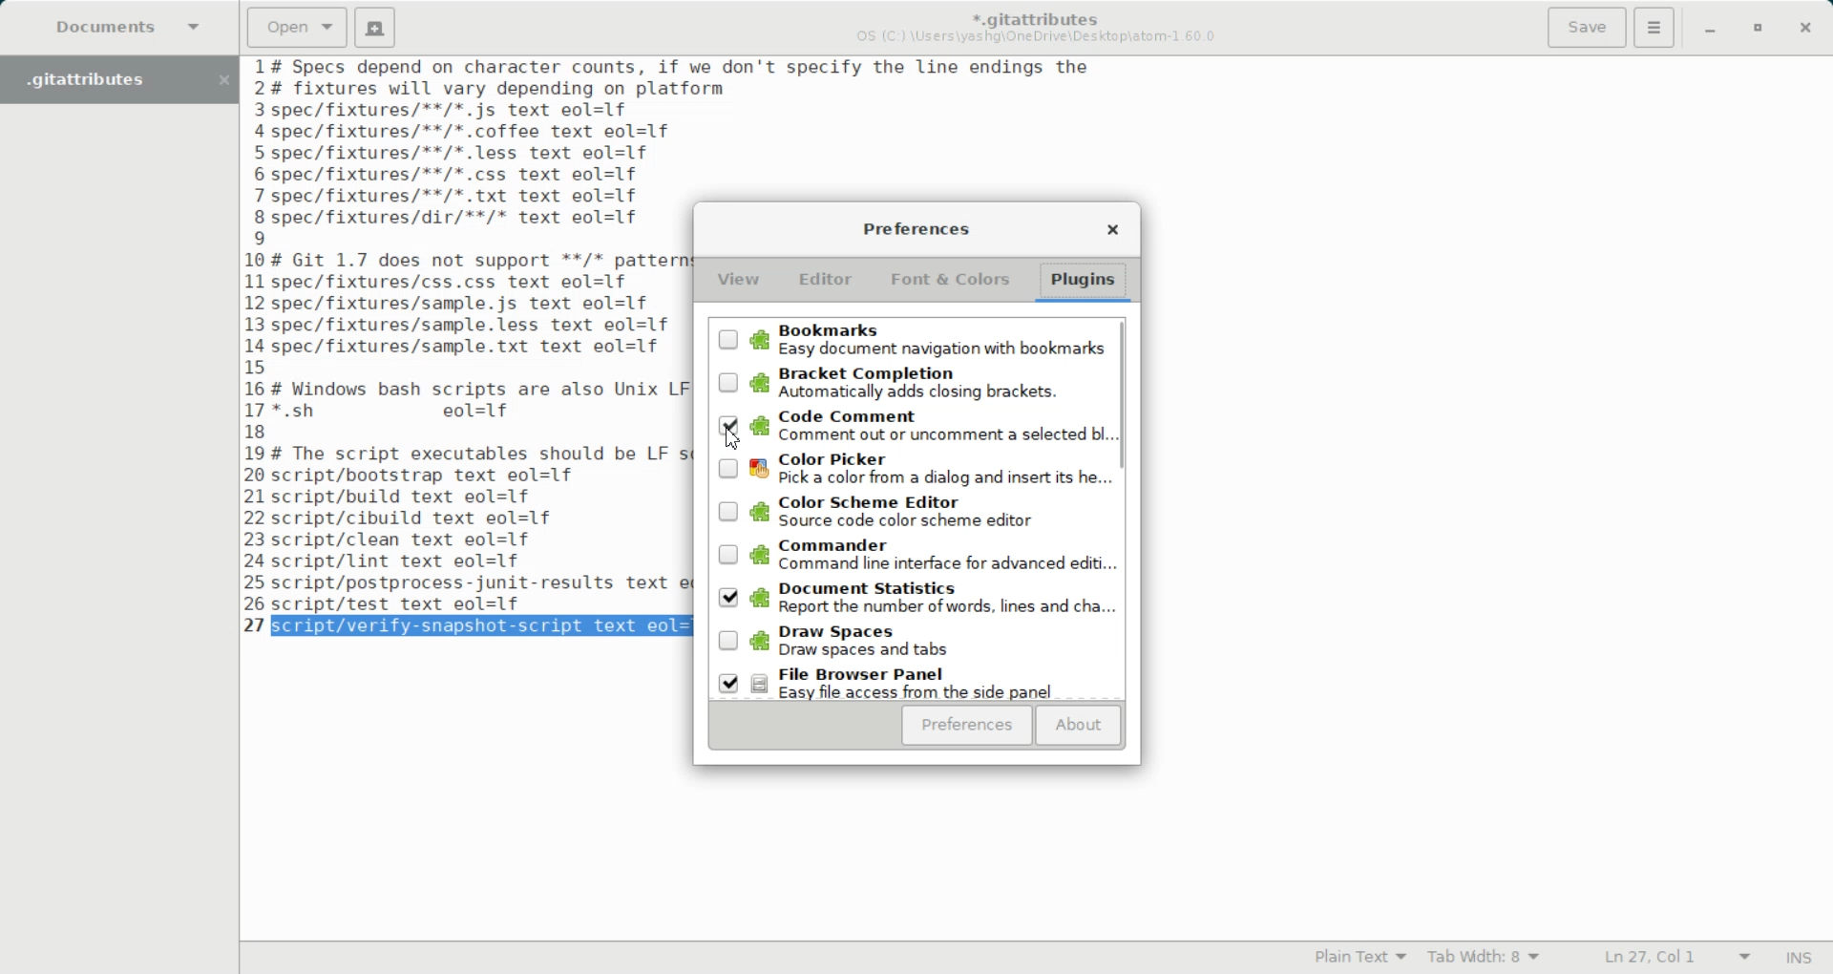 Image resolution: width=1833 pixels, height=974 pixels. Describe the element at coordinates (734, 443) in the screenshot. I see `cursor` at that location.